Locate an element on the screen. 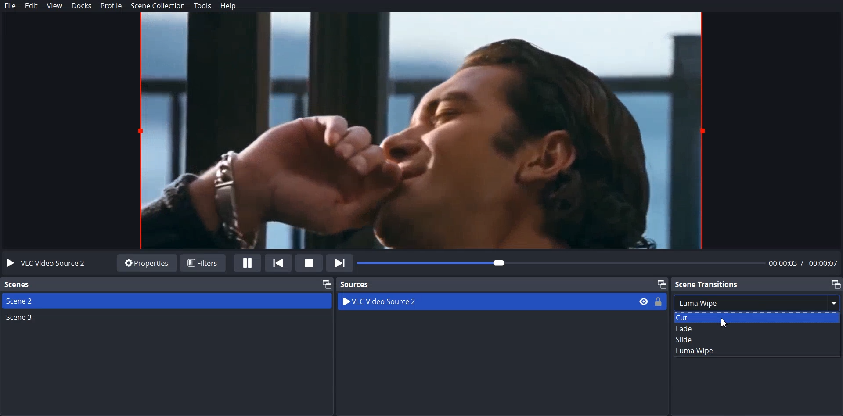 This screenshot has width=843, height=416. Source 3 is located at coordinates (166, 319).